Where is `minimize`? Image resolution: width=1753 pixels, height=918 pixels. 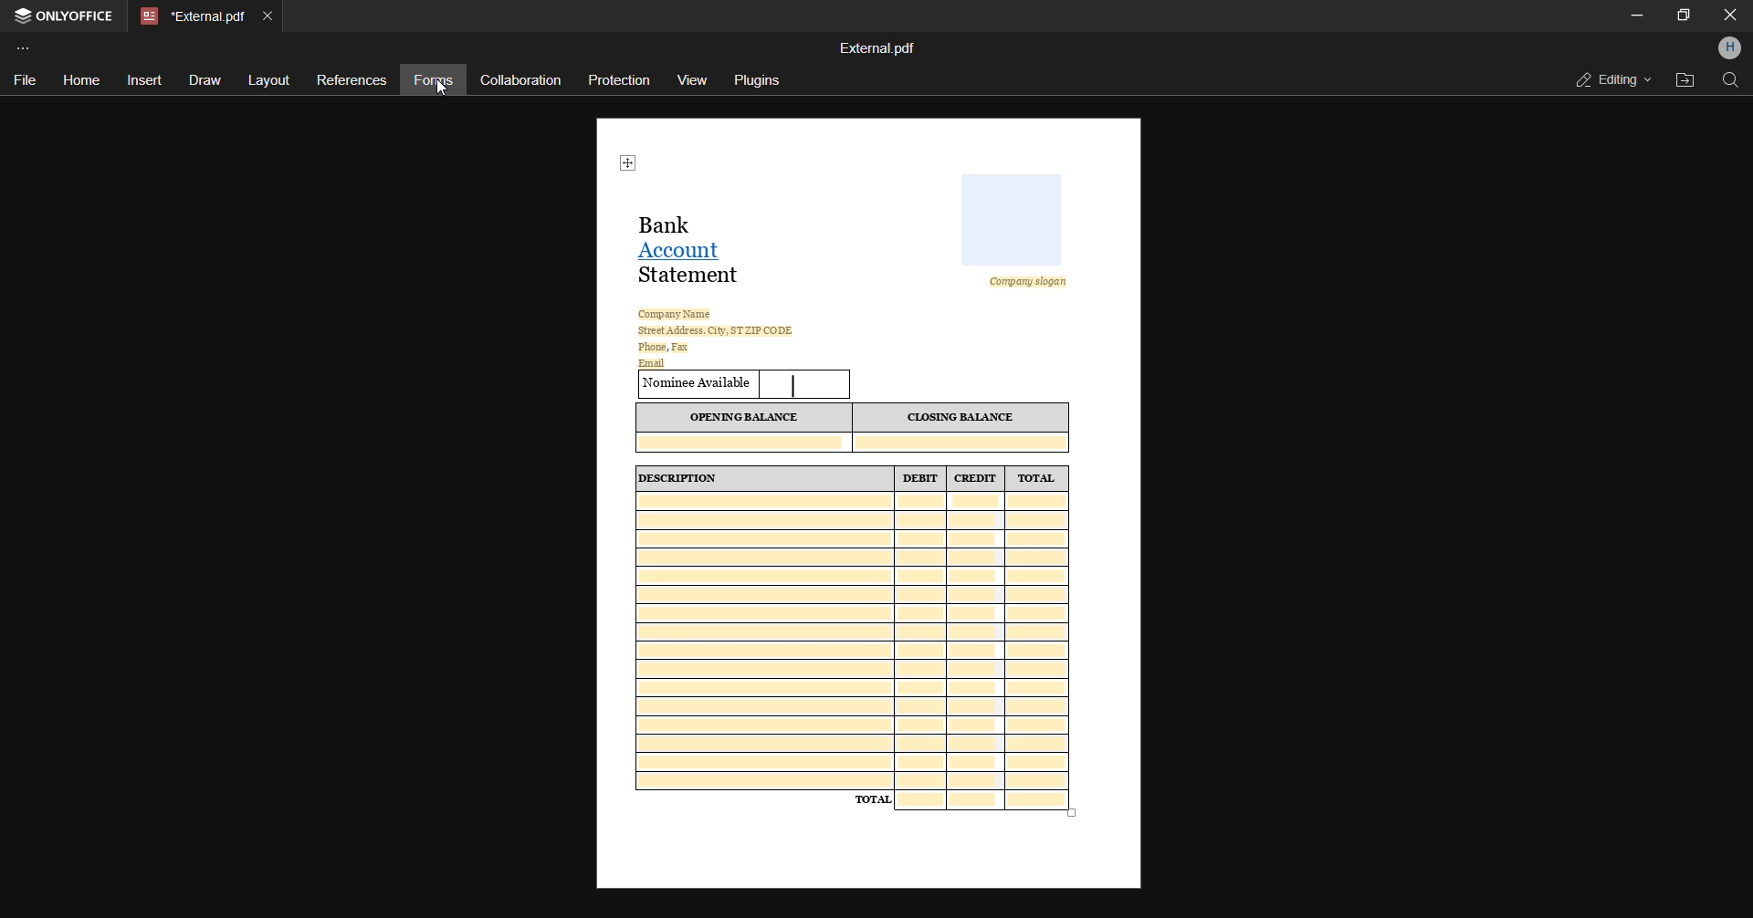 minimize is located at coordinates (1632, 16).